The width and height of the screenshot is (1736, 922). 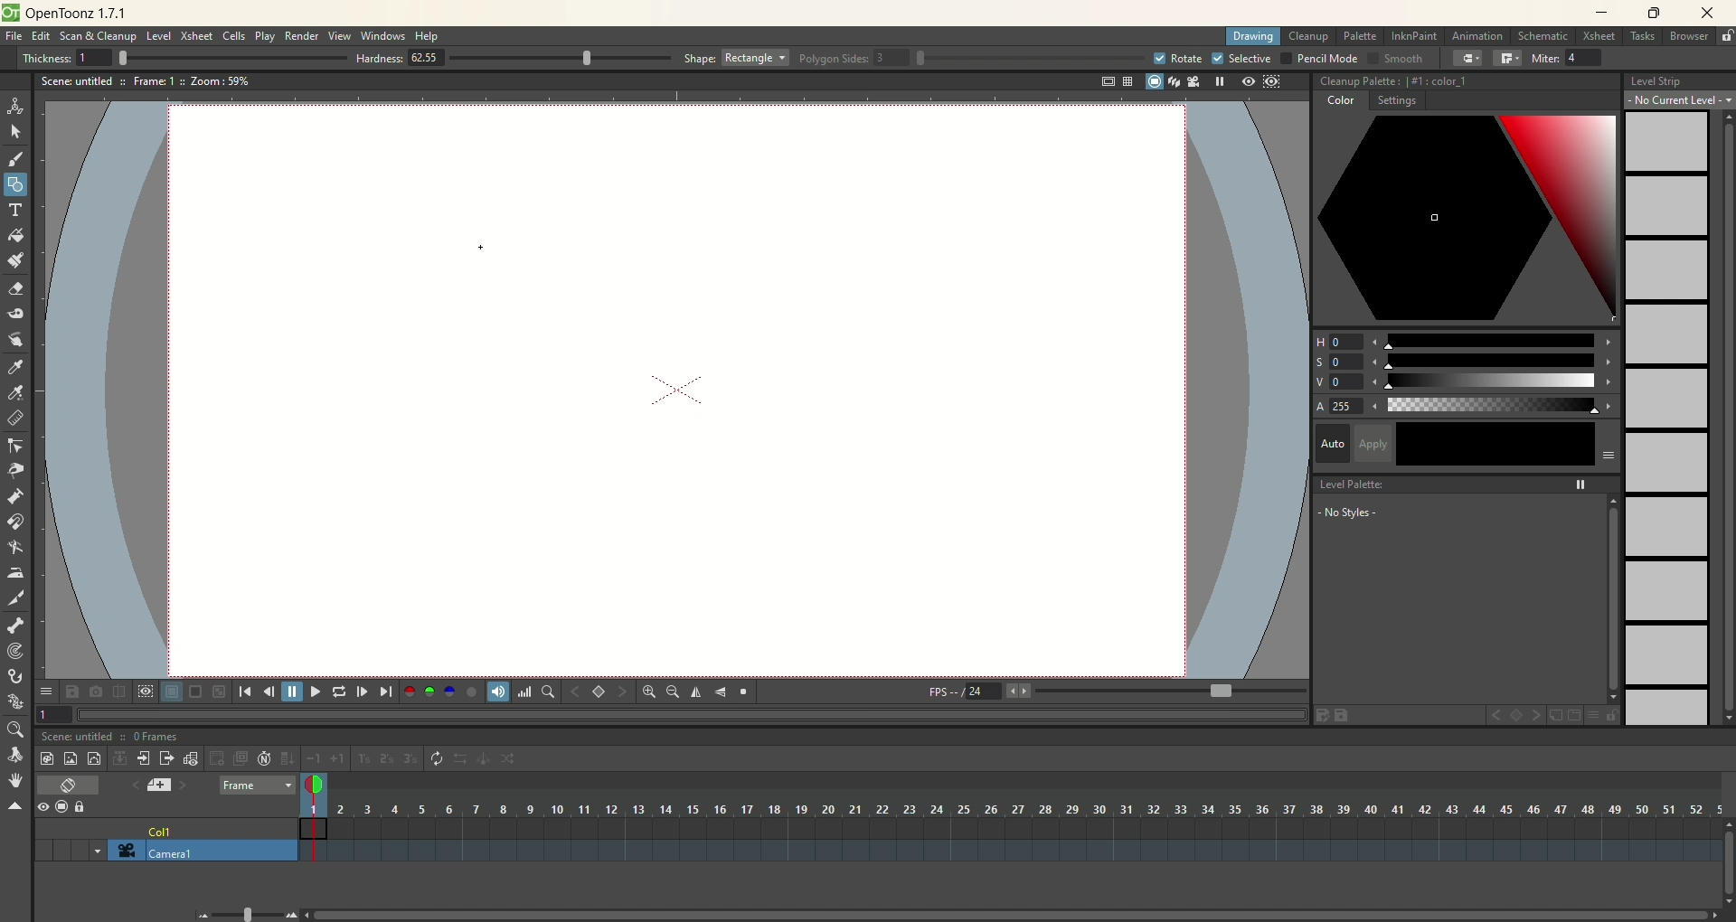 I want to click on finger tool, so click(x=15, y=338).